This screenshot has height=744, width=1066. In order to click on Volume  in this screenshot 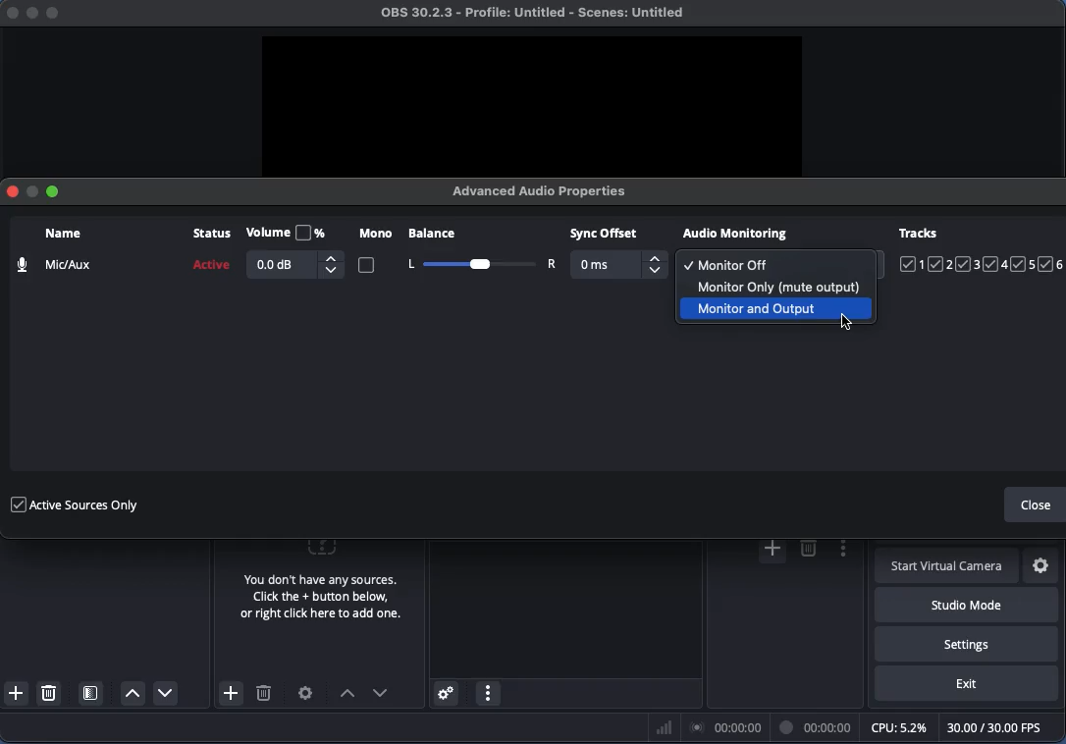, I will do `click(293, 251)`.